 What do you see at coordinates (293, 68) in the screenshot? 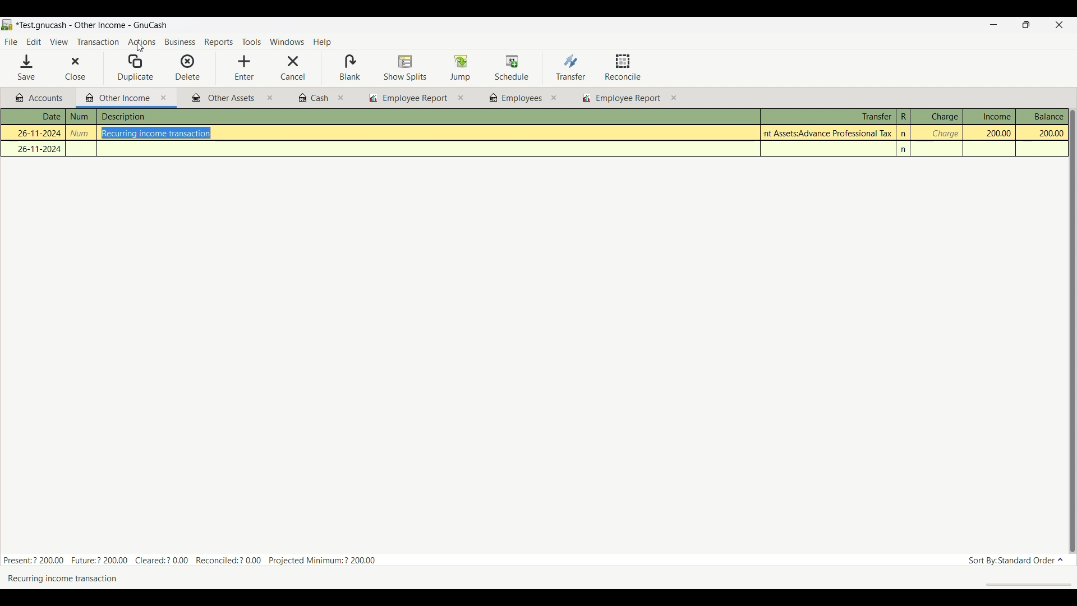
I see `Cancel` at bounding box center [293, 68].